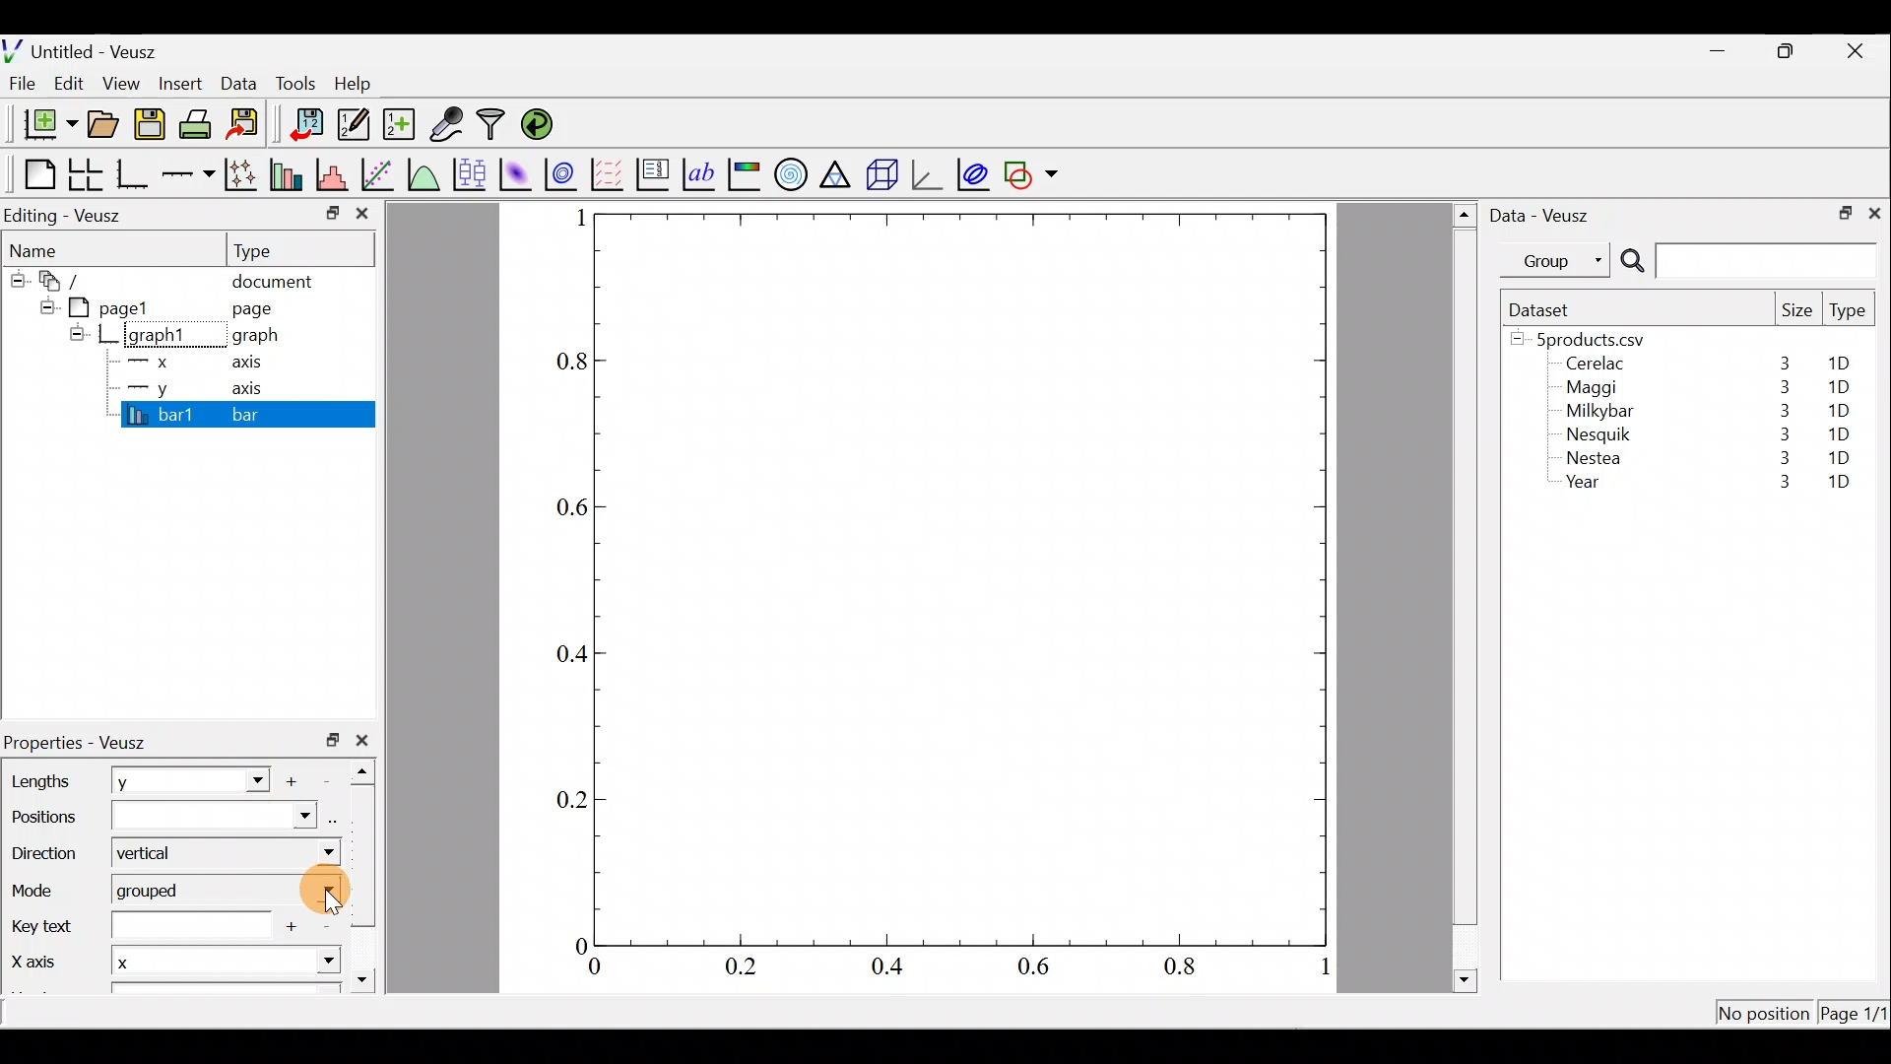 The height and width of the screenshot is (1064, 1891). What do you see at coordinates (77, 333) in the screenshot?
I see `hide` at bounding box center [77, 333].